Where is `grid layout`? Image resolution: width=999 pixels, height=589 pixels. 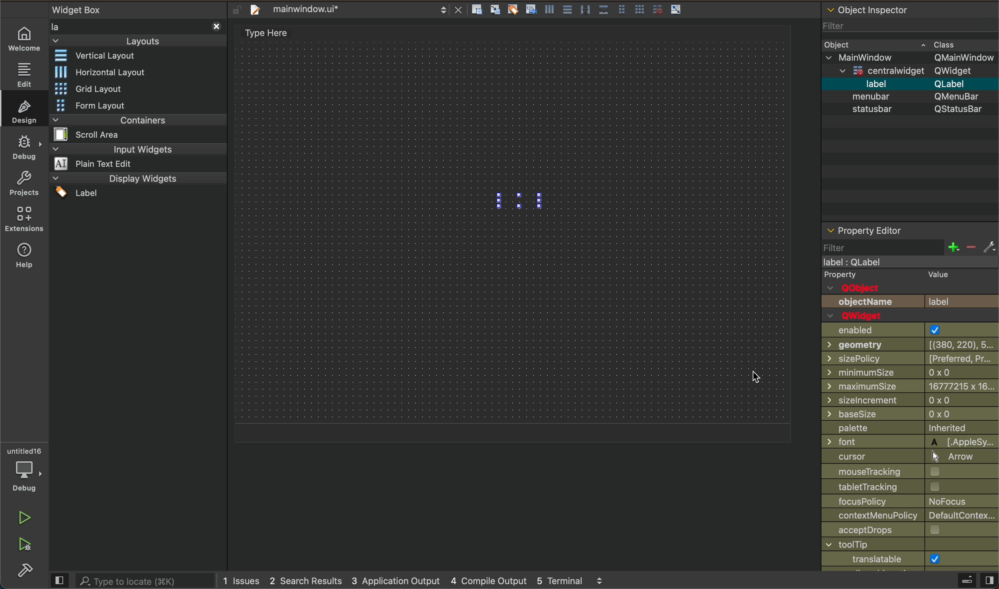
grid layout is located at coordinates (102, 89).